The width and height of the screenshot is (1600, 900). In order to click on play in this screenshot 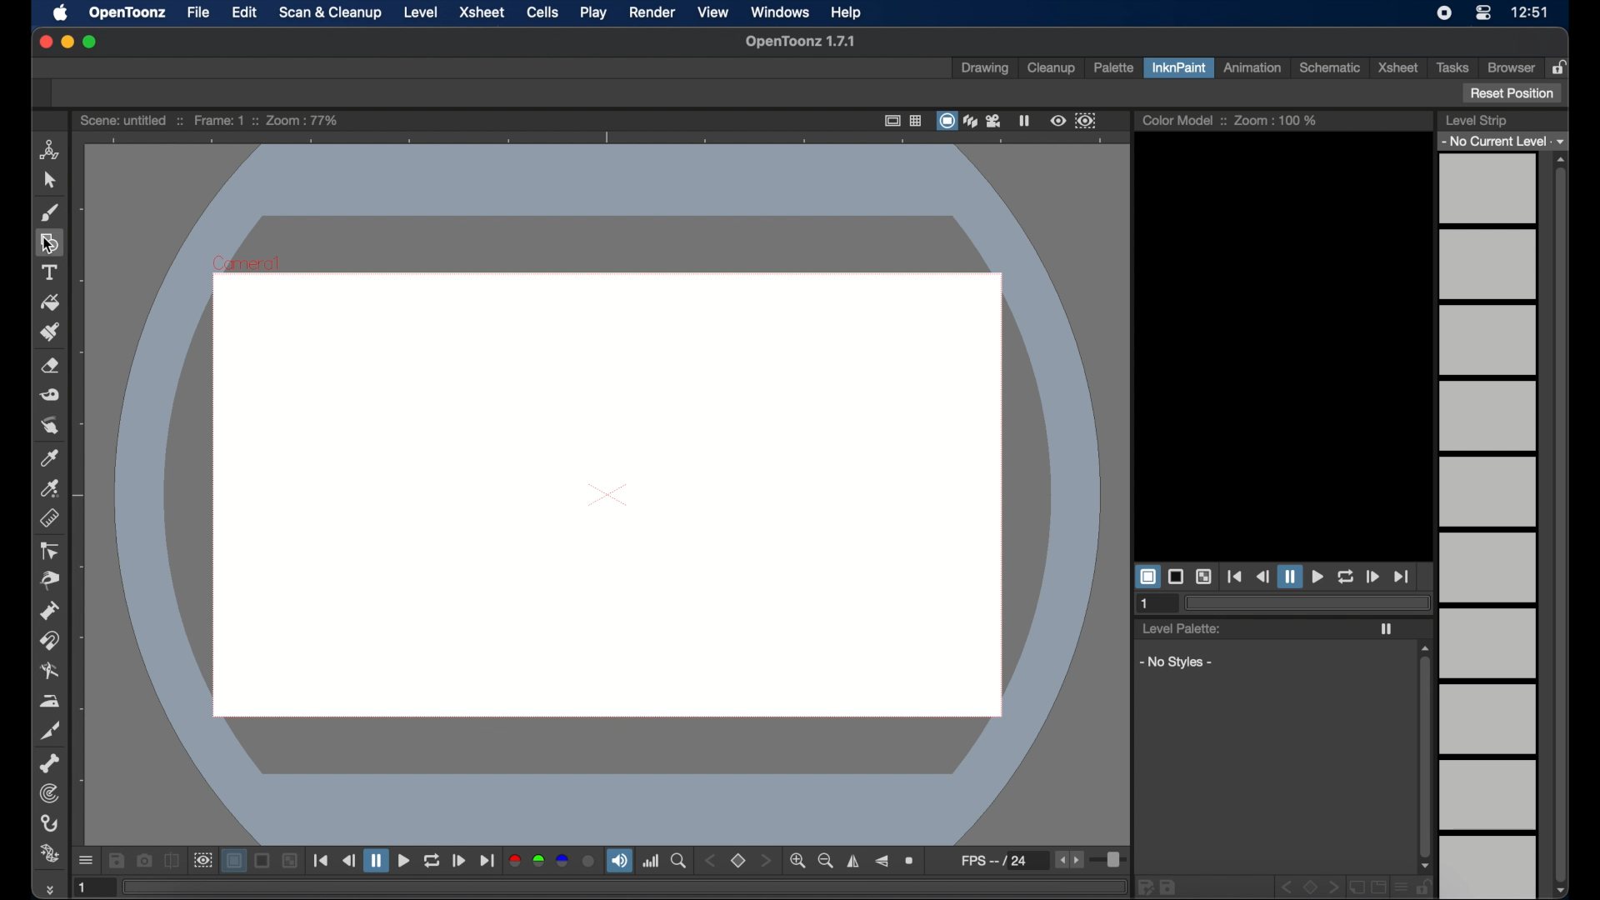, I will do `click(1317, 577)`.